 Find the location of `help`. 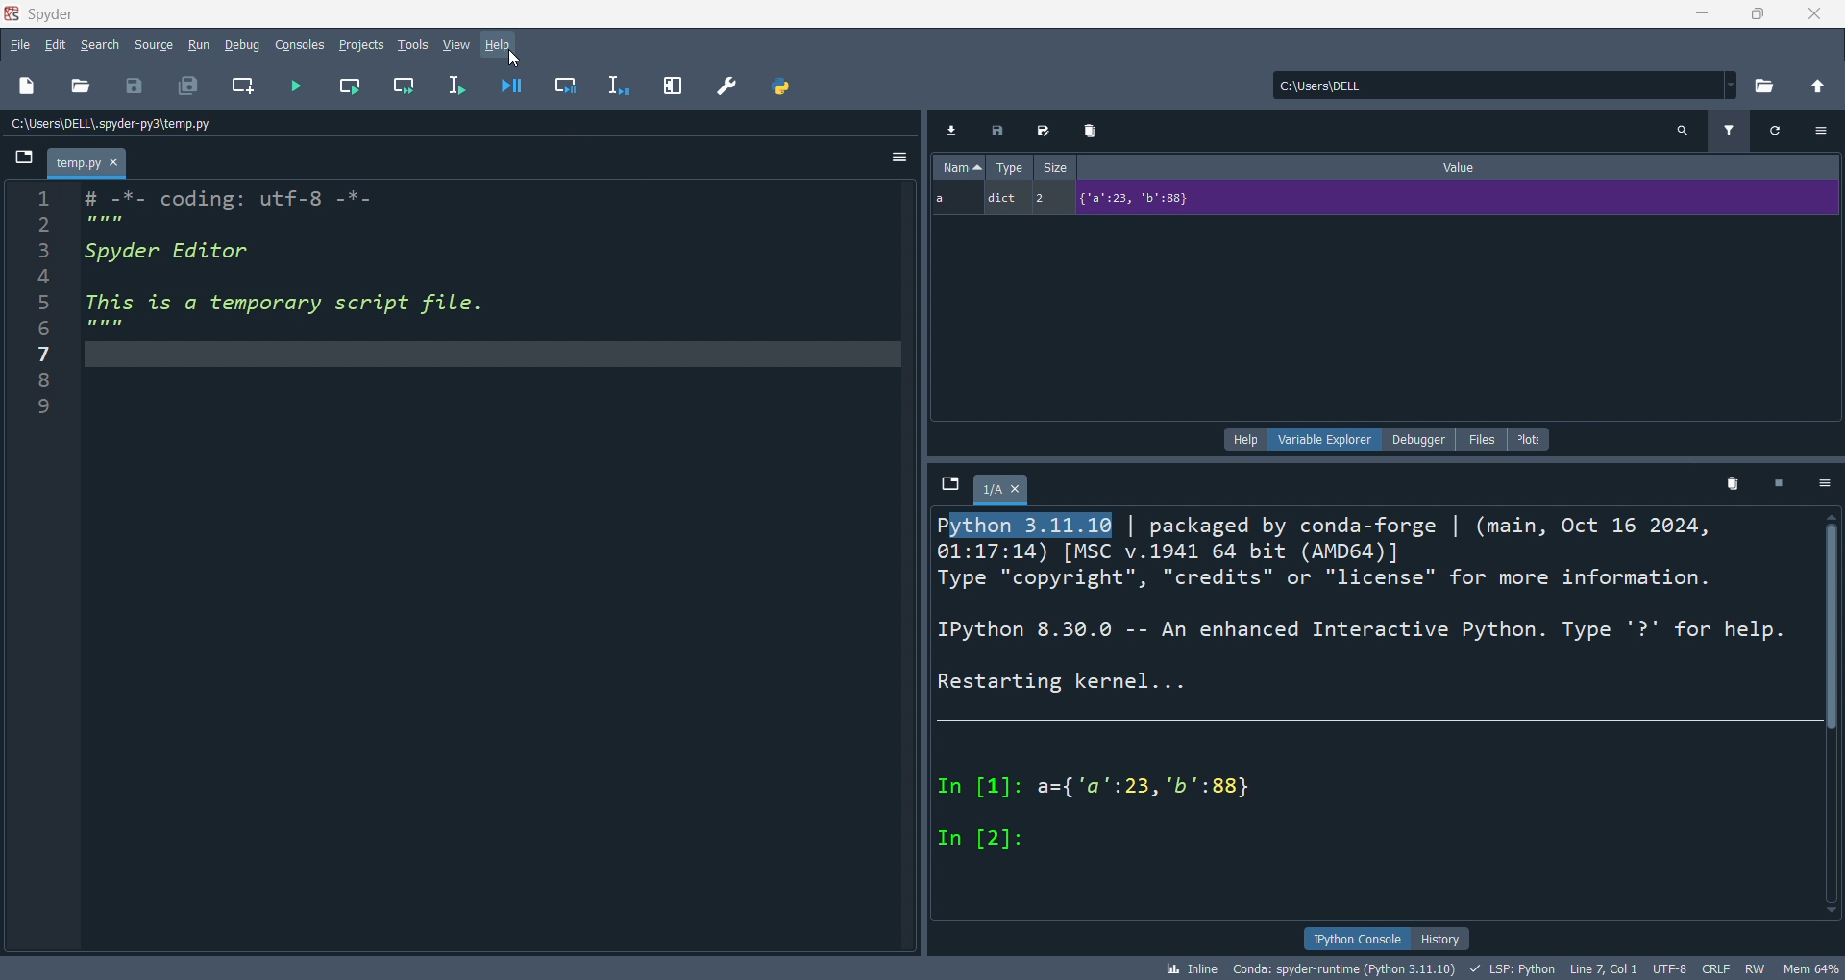

help is located at coordinates (501, 47).